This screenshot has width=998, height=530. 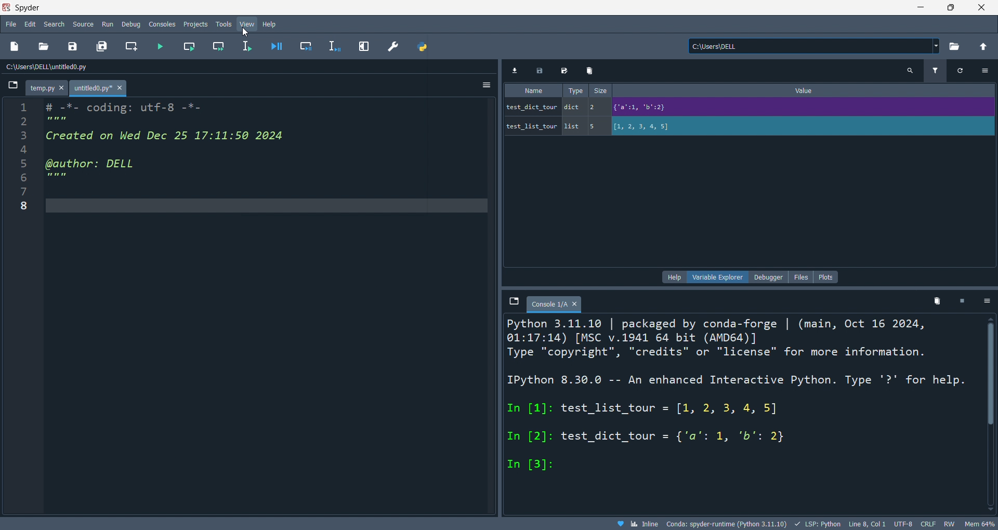 I want to click on open parent directory, so click(x=983, y=45).